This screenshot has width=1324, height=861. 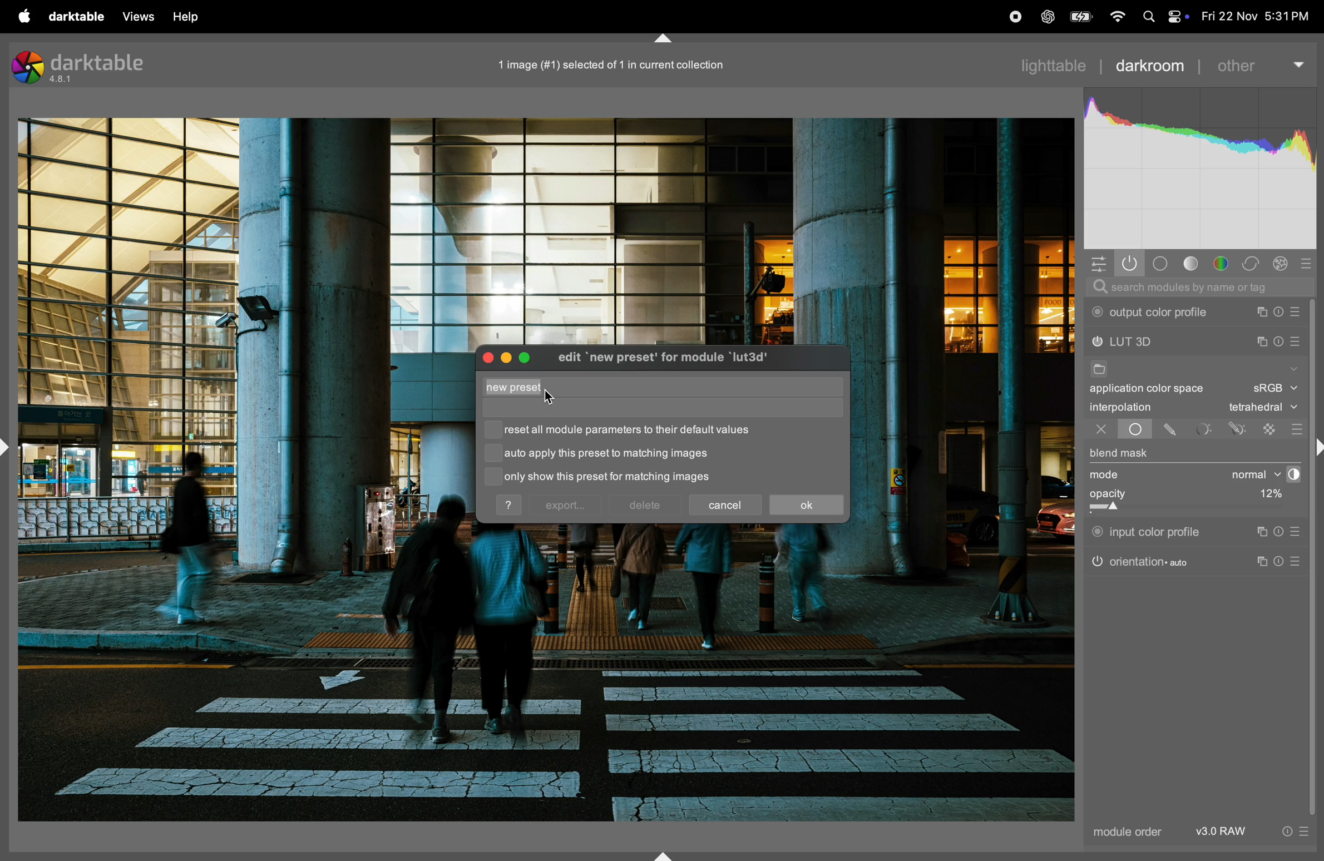 What do you see at coordinates (1120, 454) in the screenshot?
I see `blend mask` at bounding box center [1120, 454].